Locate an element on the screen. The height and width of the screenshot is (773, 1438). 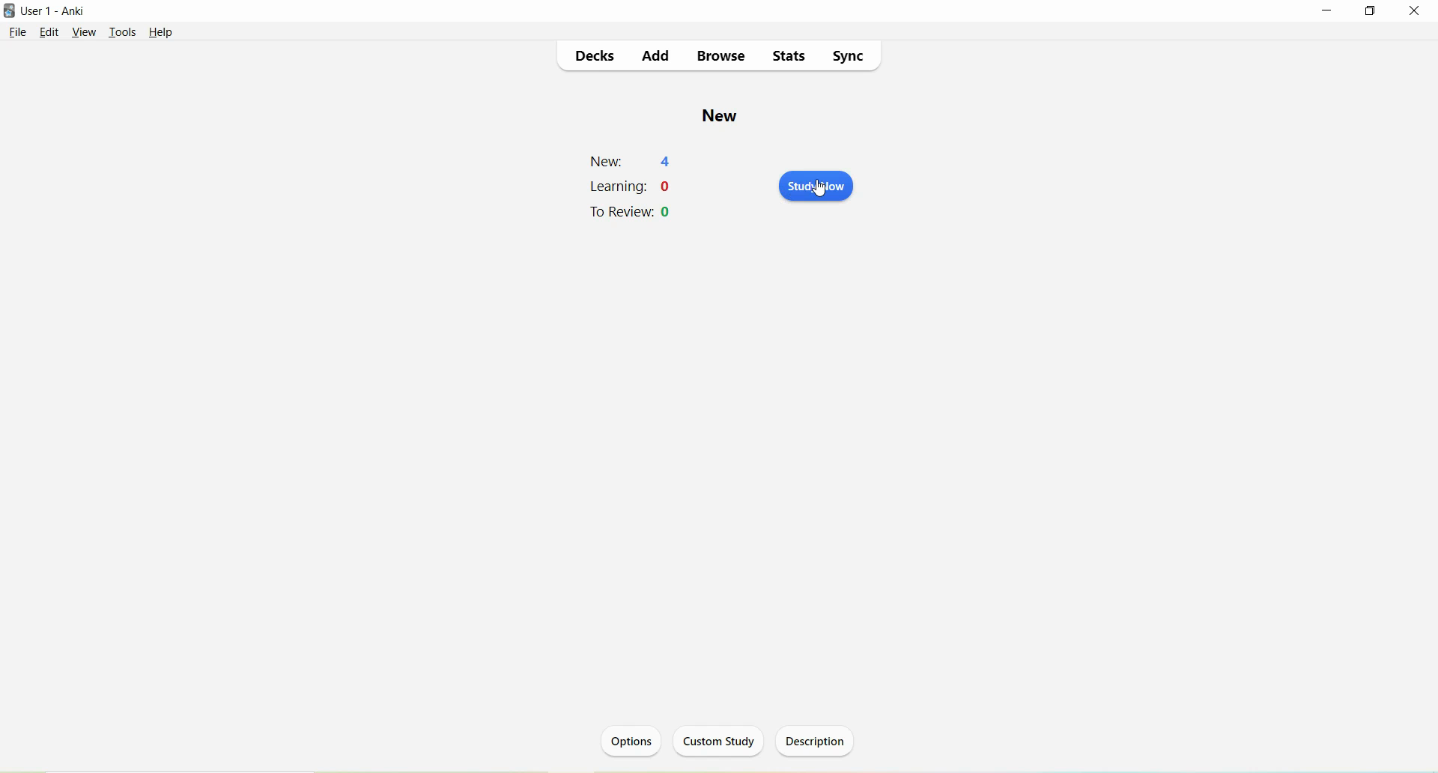
New is located at coordinates (722, 116).